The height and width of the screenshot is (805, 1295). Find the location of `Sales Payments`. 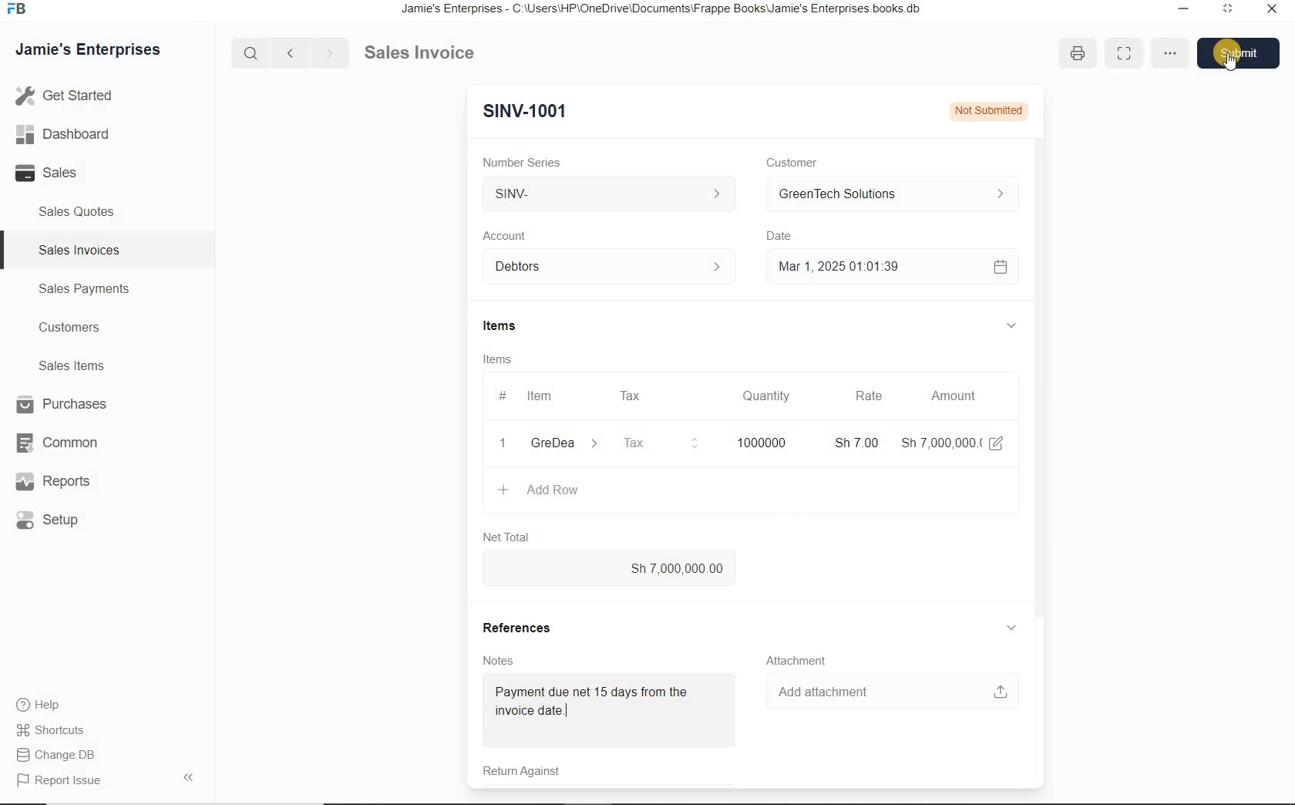

Sales Payments is located at coordinates (84, 289).